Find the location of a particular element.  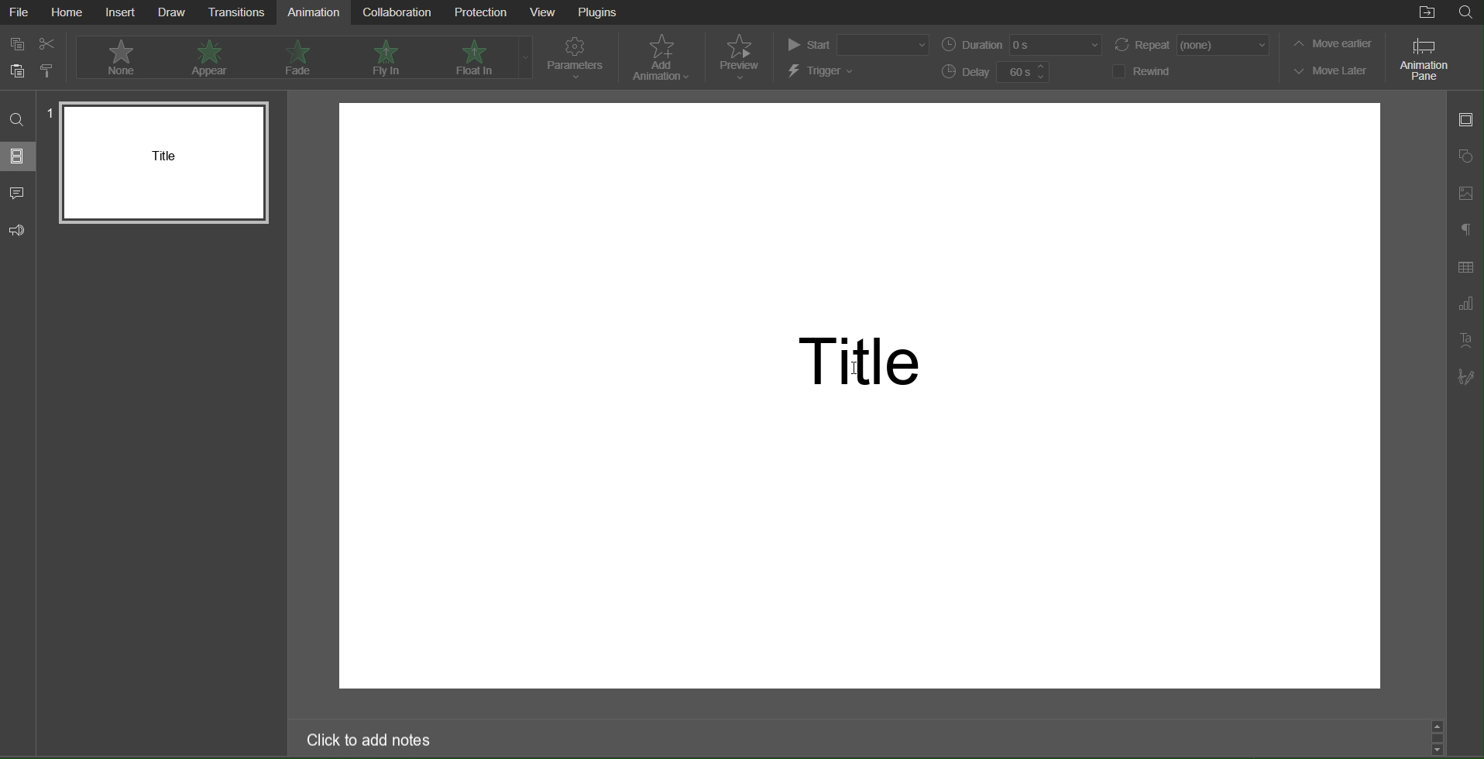

Fade is located at coordinates (299, 57).